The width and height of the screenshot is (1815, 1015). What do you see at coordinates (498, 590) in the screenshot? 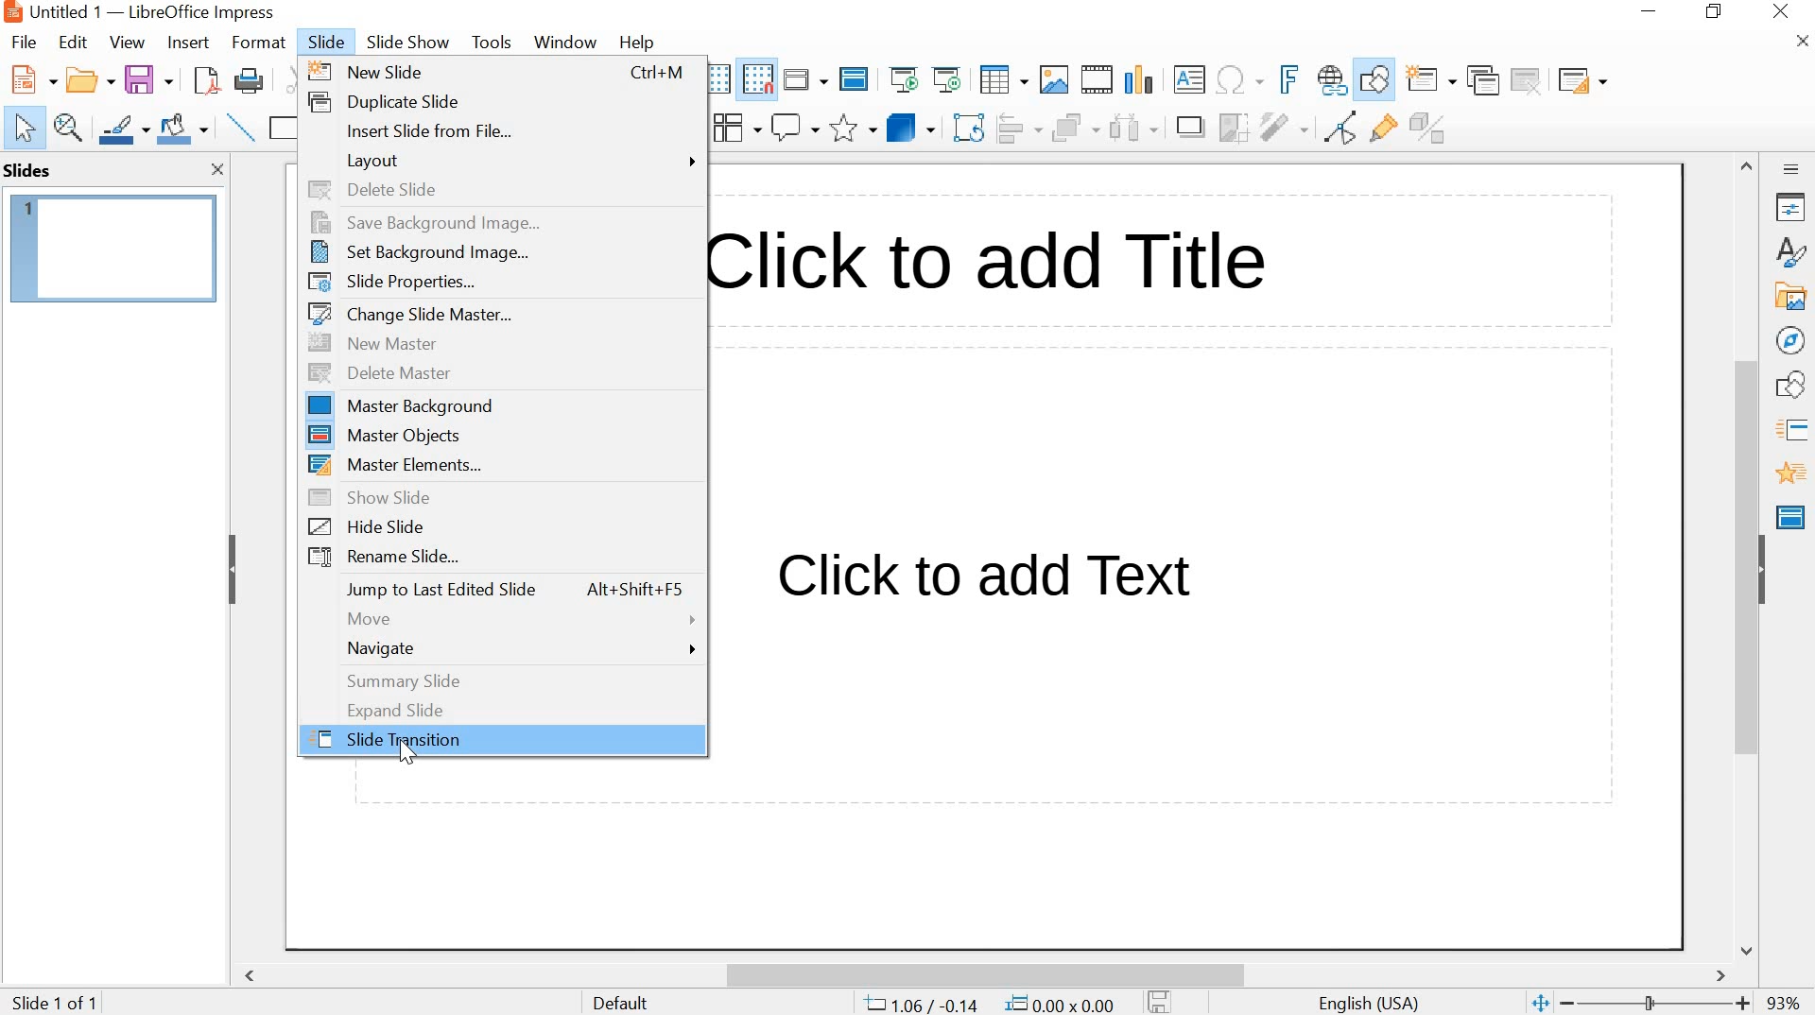
I see `JUMP TO LAST EDITED SLIDE` at bounding box center [498, 590].